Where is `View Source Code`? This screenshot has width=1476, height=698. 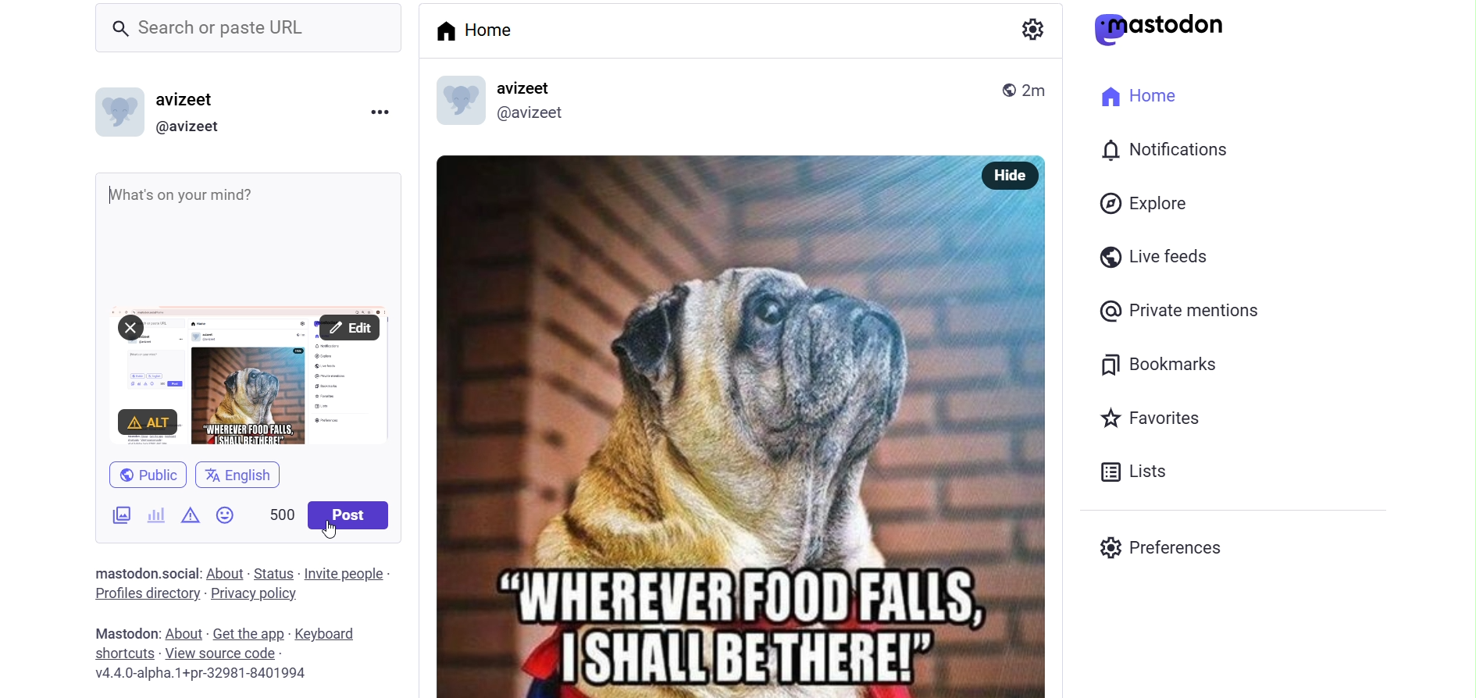
View Source Code is located at coordinates (223, 653).